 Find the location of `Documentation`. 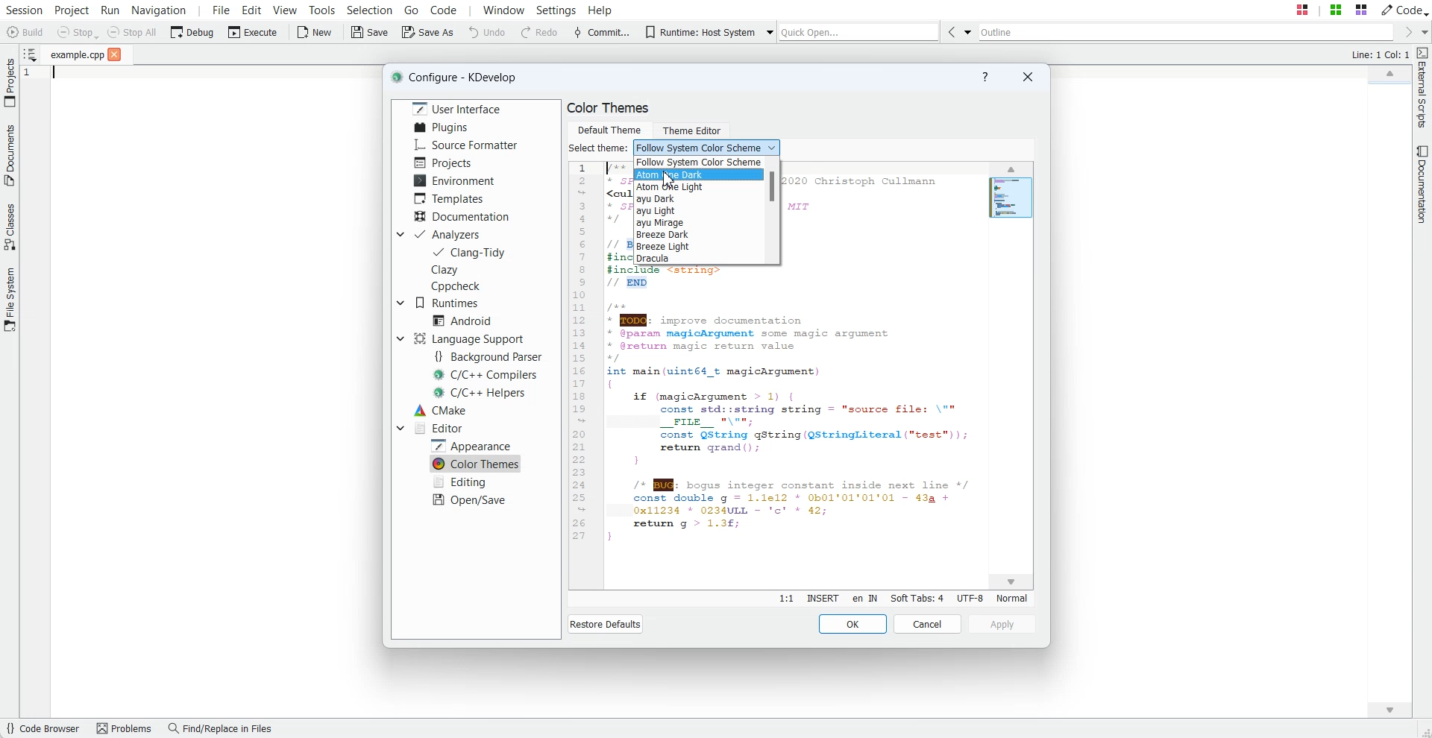

Documentation is located at coordinates (1423, 185).